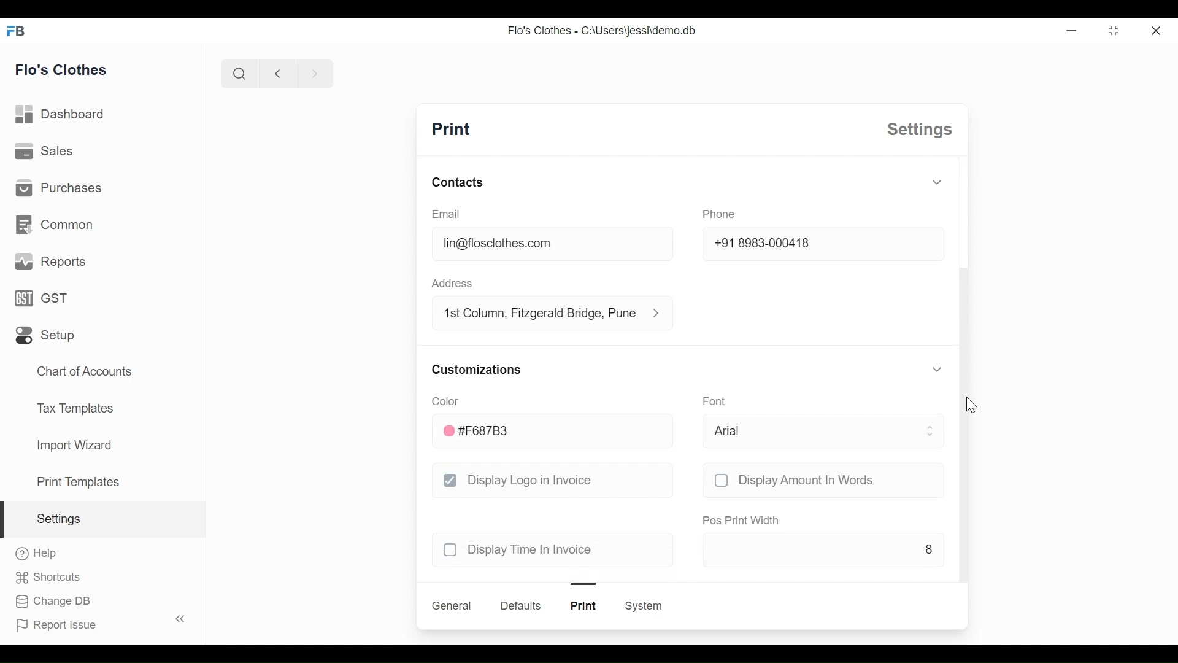  I want to click on next, so click(315, 73).